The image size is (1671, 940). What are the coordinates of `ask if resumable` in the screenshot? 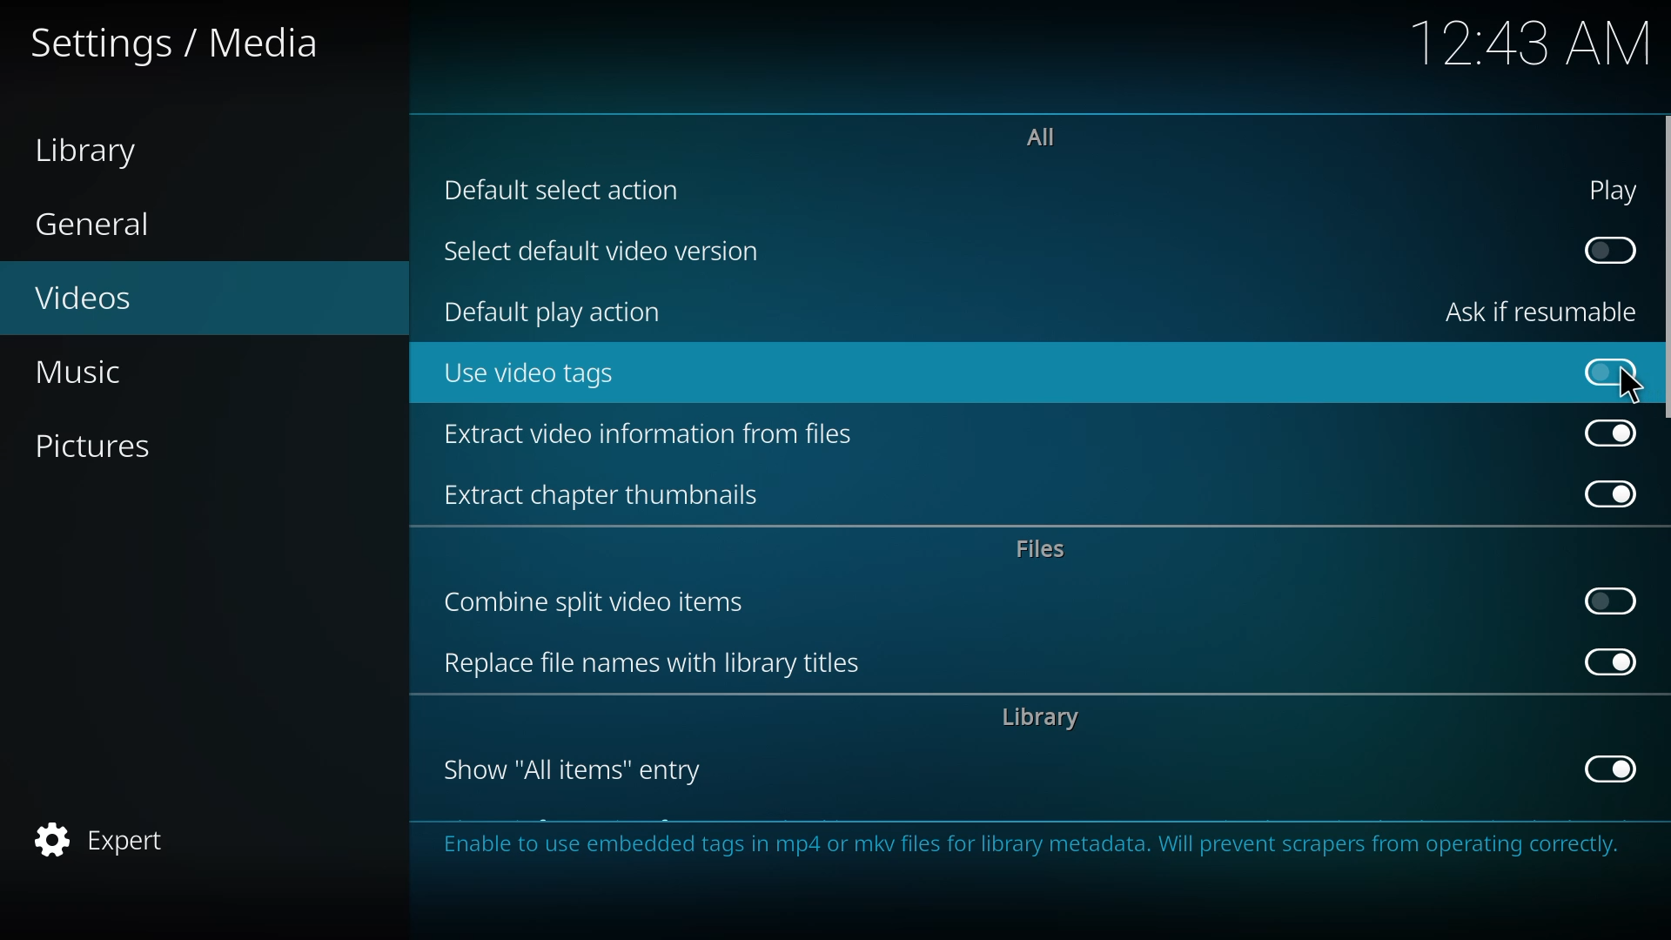 It's located at (1547, 310).